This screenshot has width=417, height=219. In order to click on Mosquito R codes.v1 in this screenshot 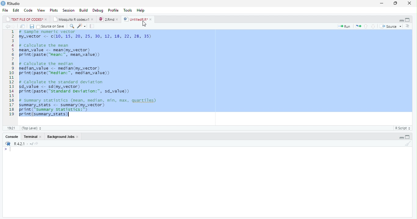, I will do `click(72, 20)`.